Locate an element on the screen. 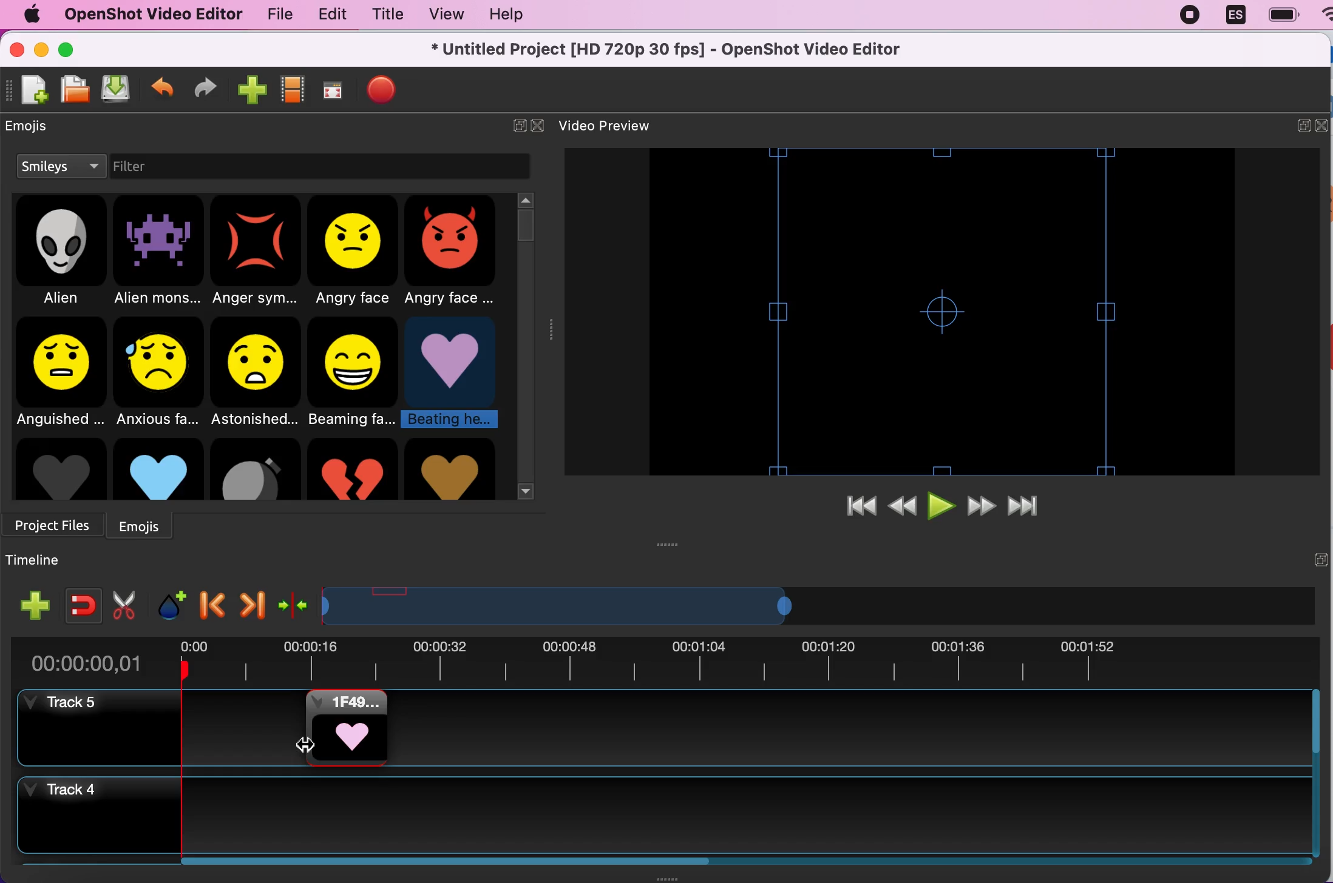 The width and height of the screenshot is (1333, 883). Bomb is located at coordinates (255, 469).